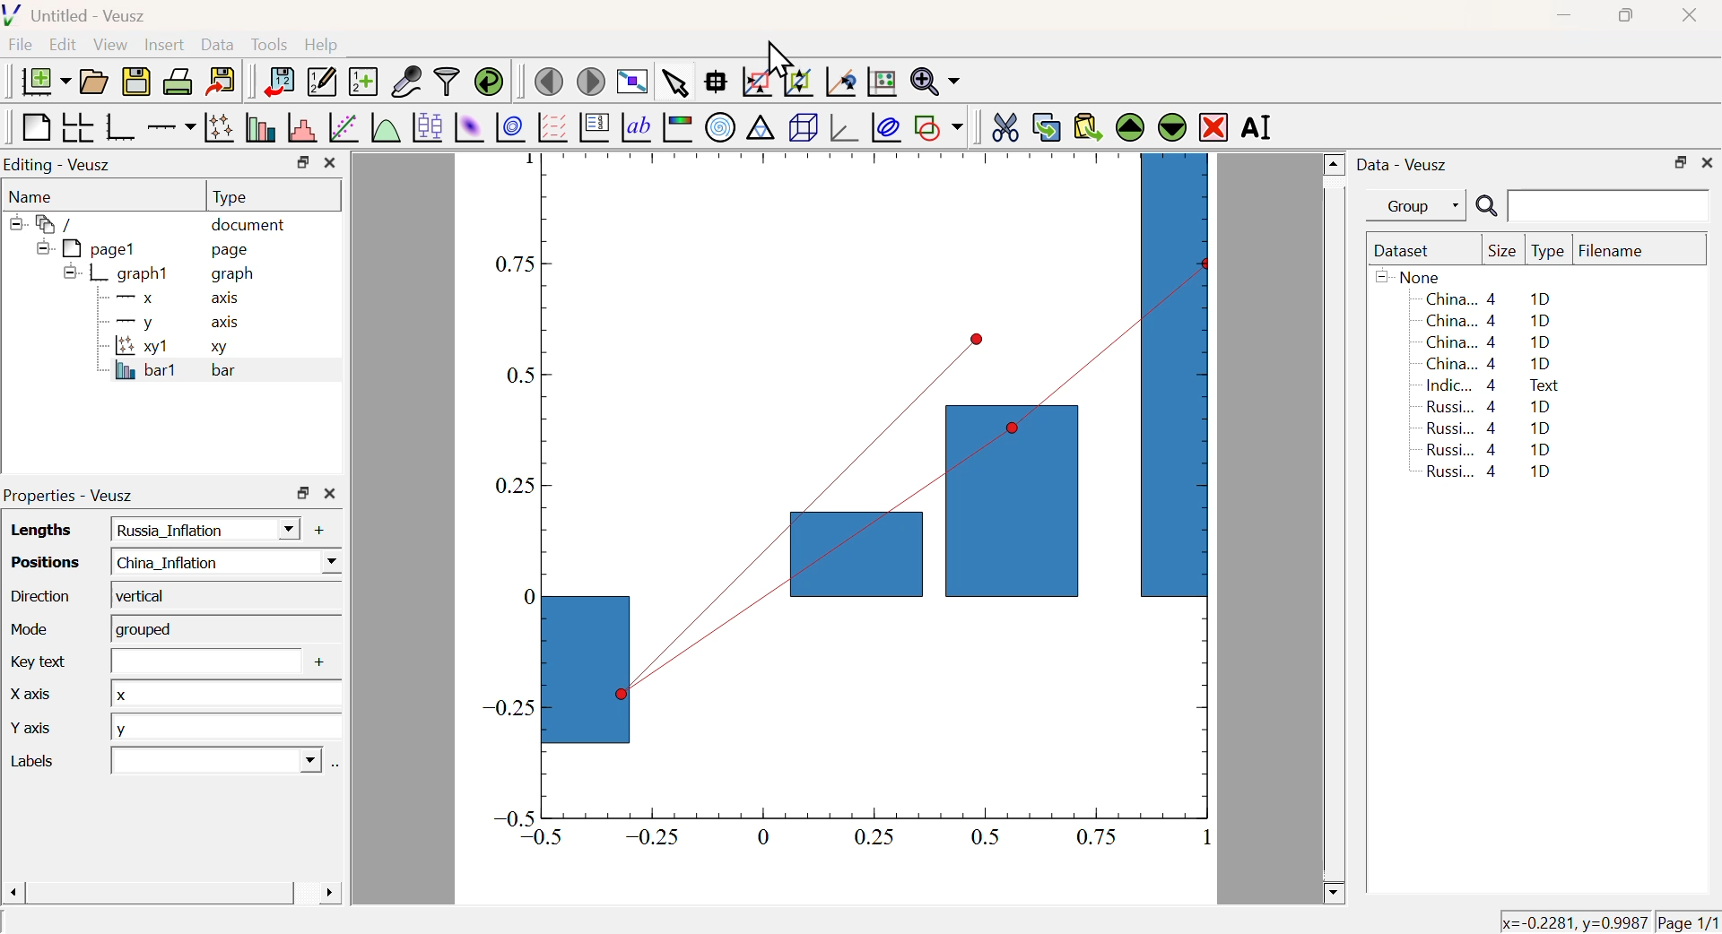 The width and height of the screenshot is (1722, 934). What do you see at coordinates (194, 661) in the screenshot?
I see `Input` at bounding box center [194, 661].